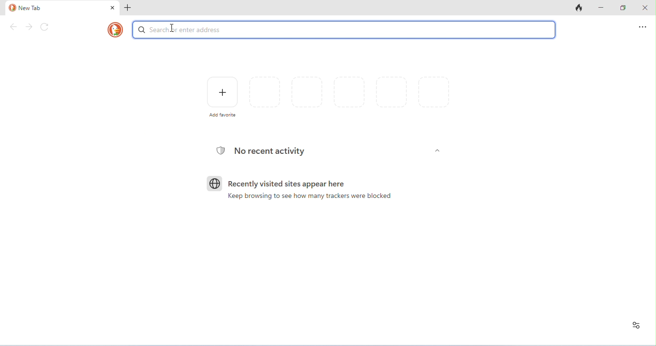  I want to click on close tabs and clear data, so click(578, 7).